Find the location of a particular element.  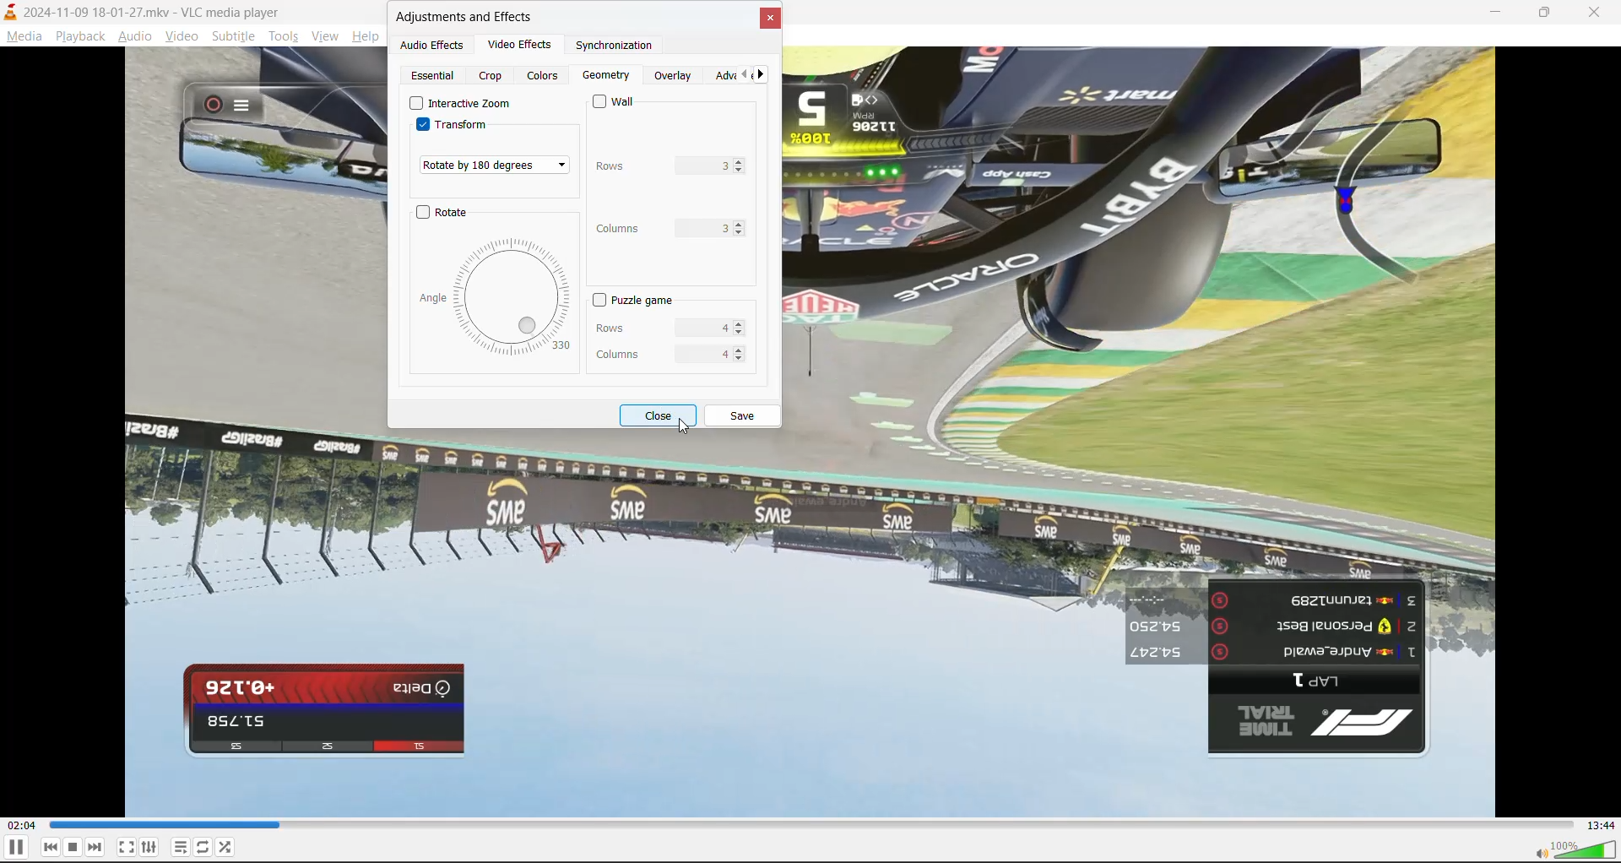

next is located at coordinates (96, 847).